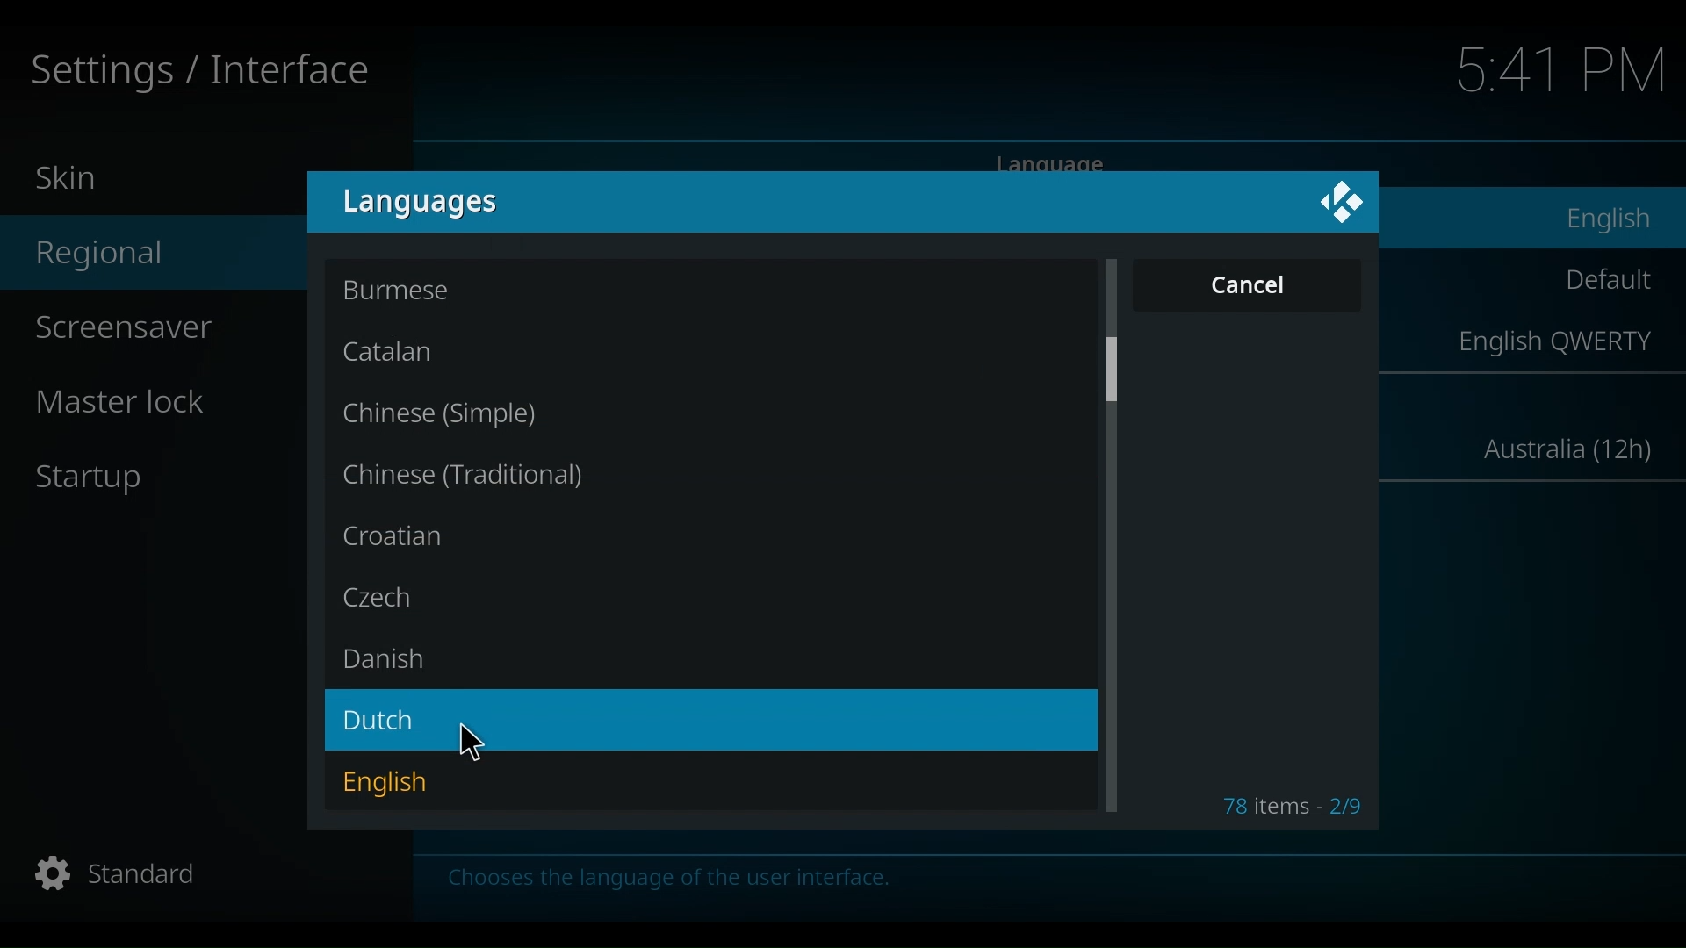 The width and height of the screenshot is (1686, 948). I want to click on Default, so click(1610, 284).